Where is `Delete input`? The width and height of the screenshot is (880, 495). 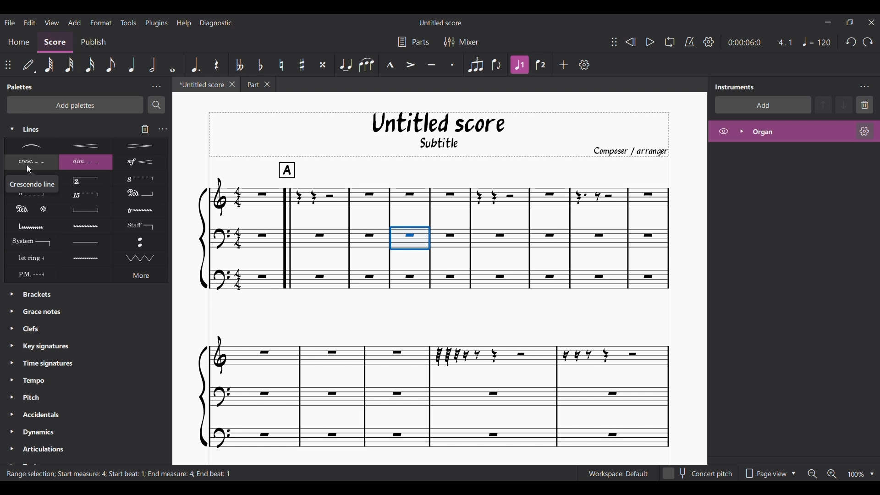 Delete input is located at coordinates (145, 129).